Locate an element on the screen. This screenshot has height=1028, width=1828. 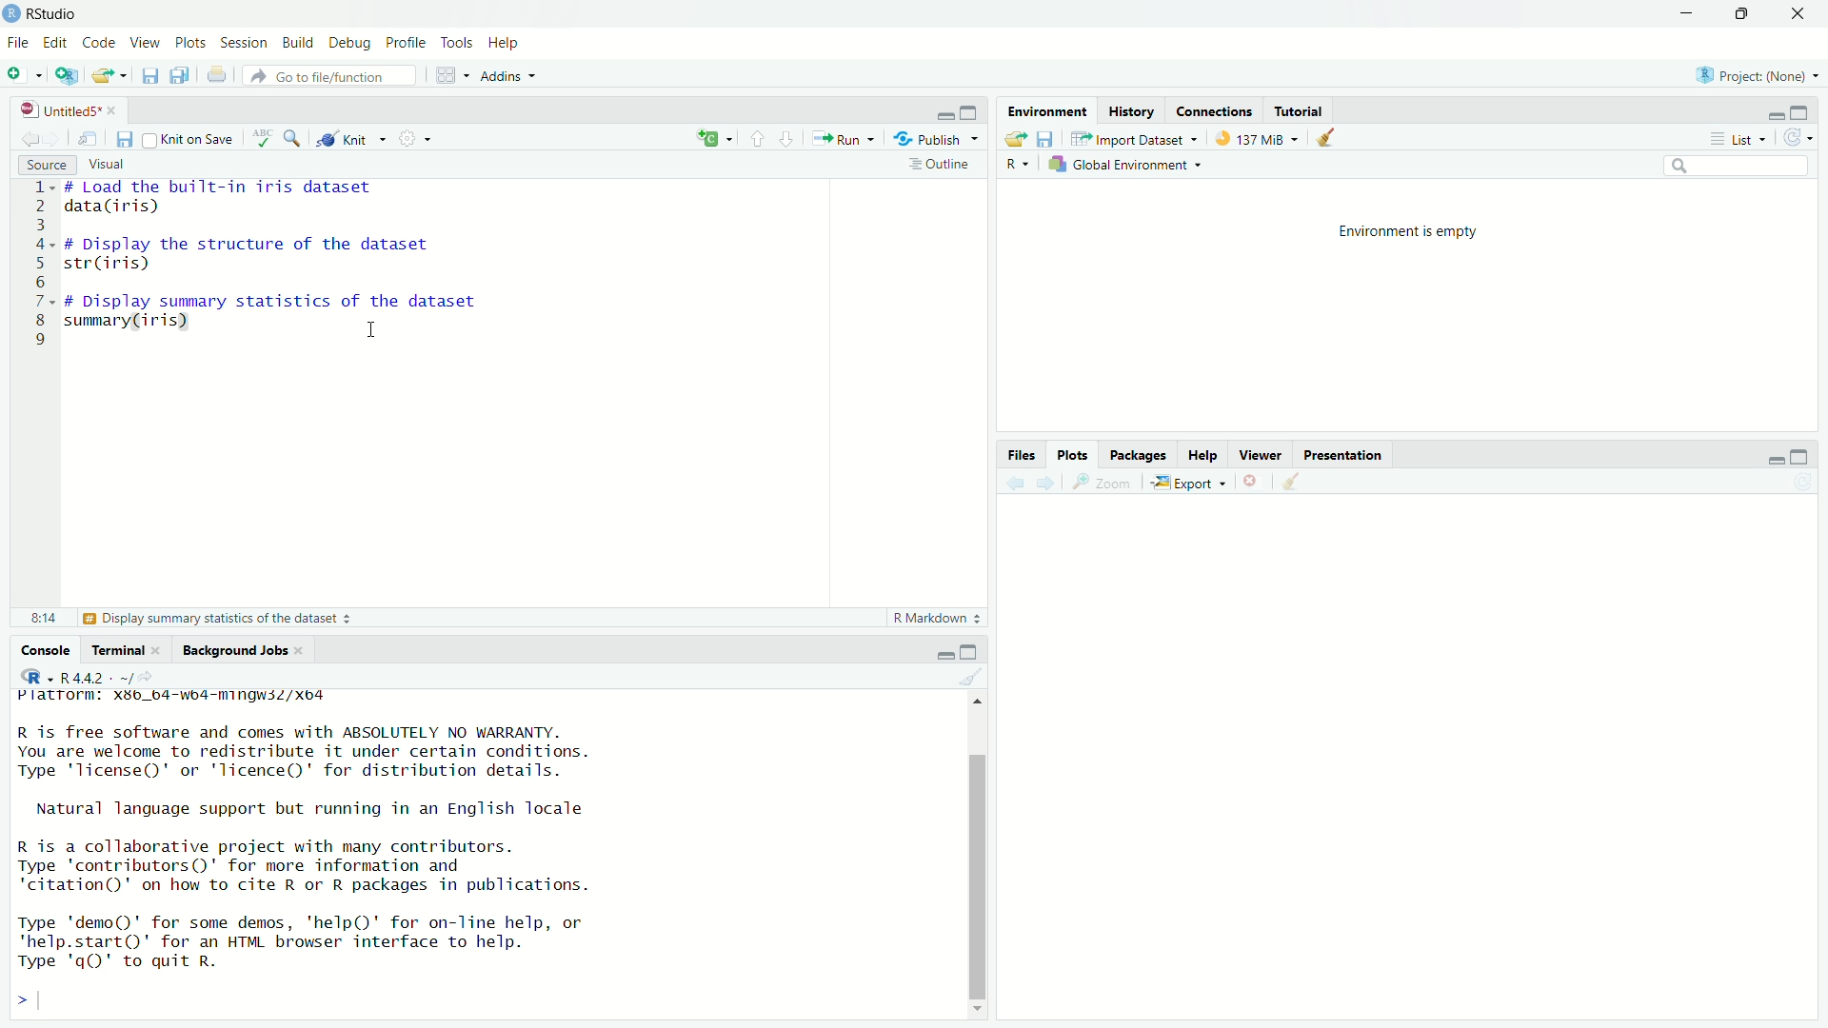
Terminal is located at coordinates (129, 650).